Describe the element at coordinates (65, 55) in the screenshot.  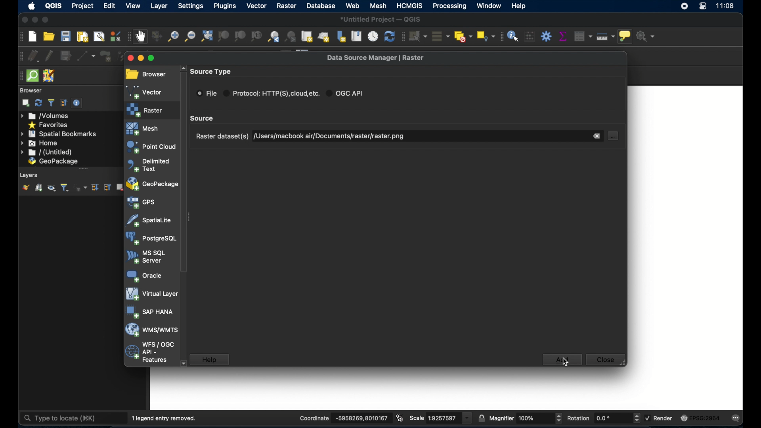
I see `save layer edits` at that location.